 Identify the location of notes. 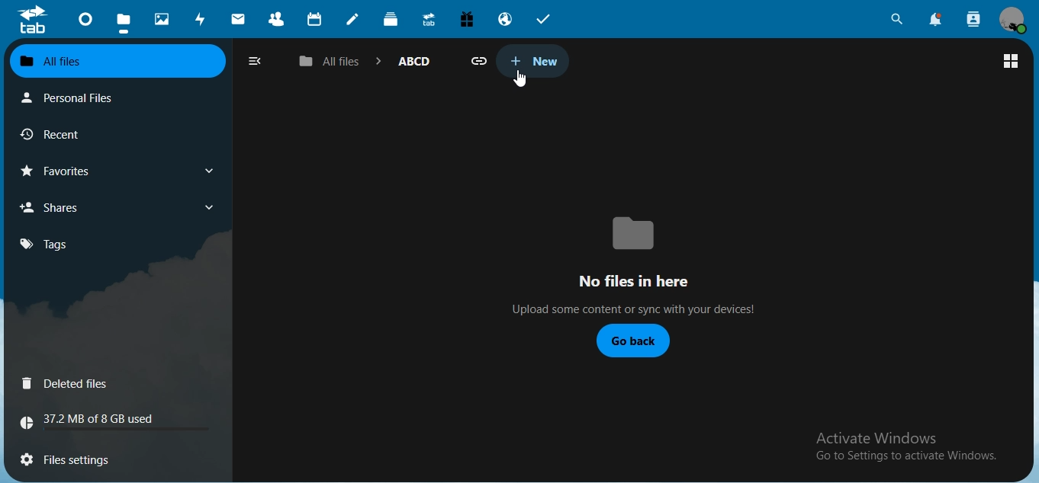
(353, 19).